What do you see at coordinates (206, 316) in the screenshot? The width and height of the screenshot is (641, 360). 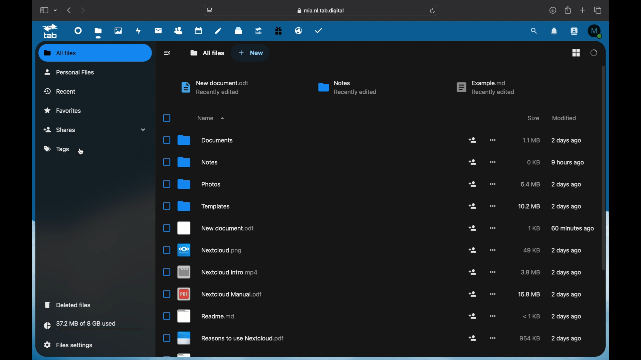 I see `doc` at bounding box center [206, 316].